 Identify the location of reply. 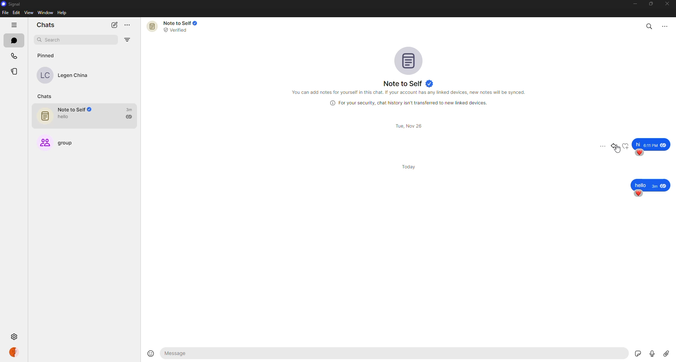
(616, 147).